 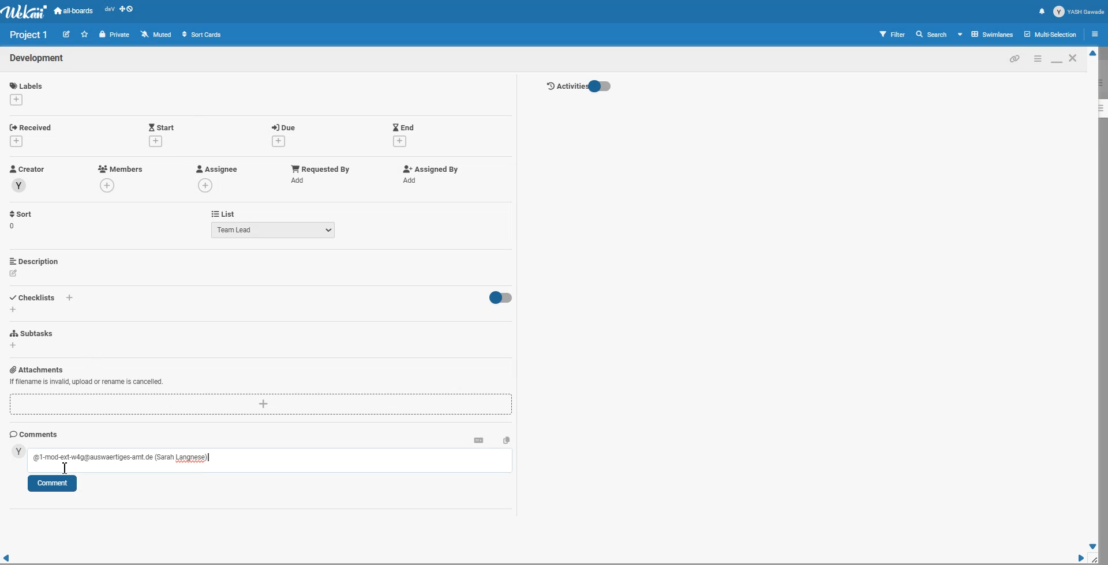 What do you see at coordinates (86, 382) in the screenshot?
I see `Add Attachments` at bounding box center [86, 382].